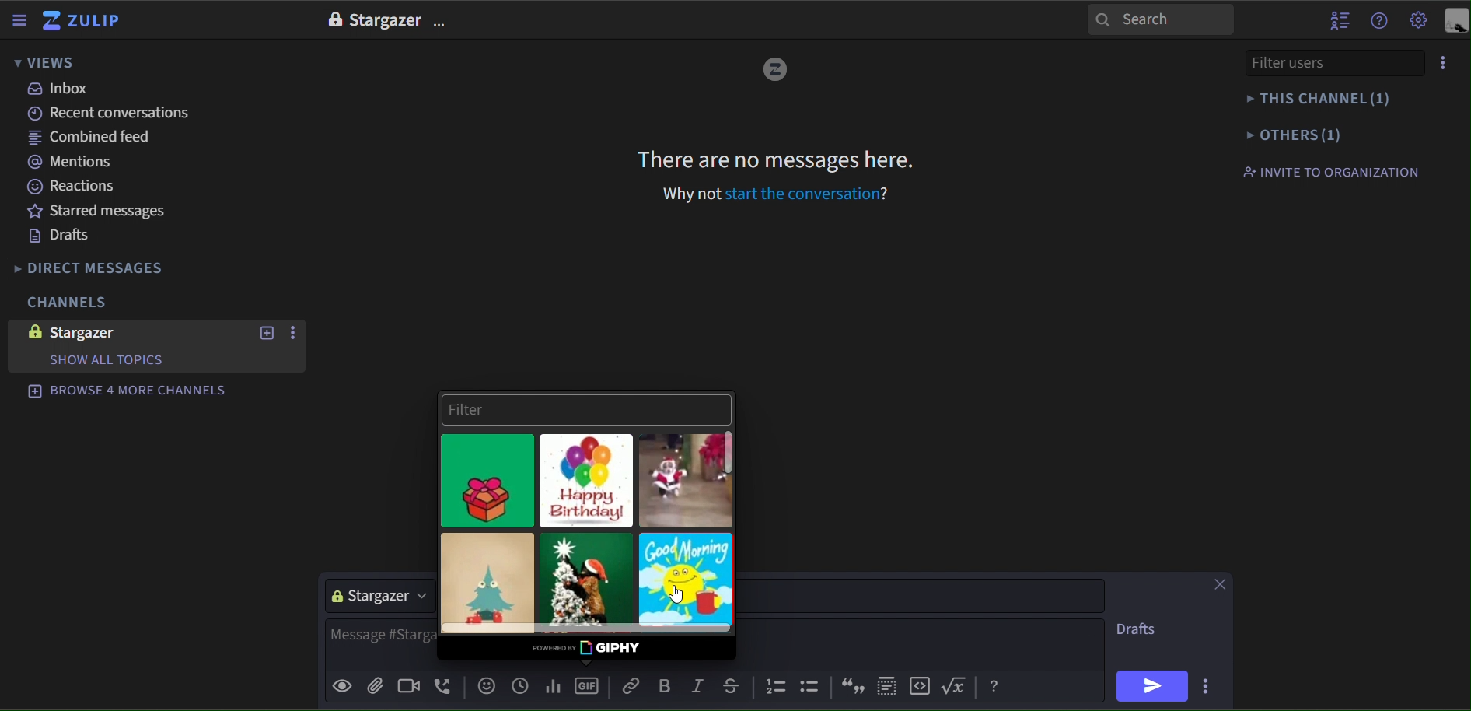  Describe the element at coordinates (664, 686) in the screenshot. I see `bold` at that location.